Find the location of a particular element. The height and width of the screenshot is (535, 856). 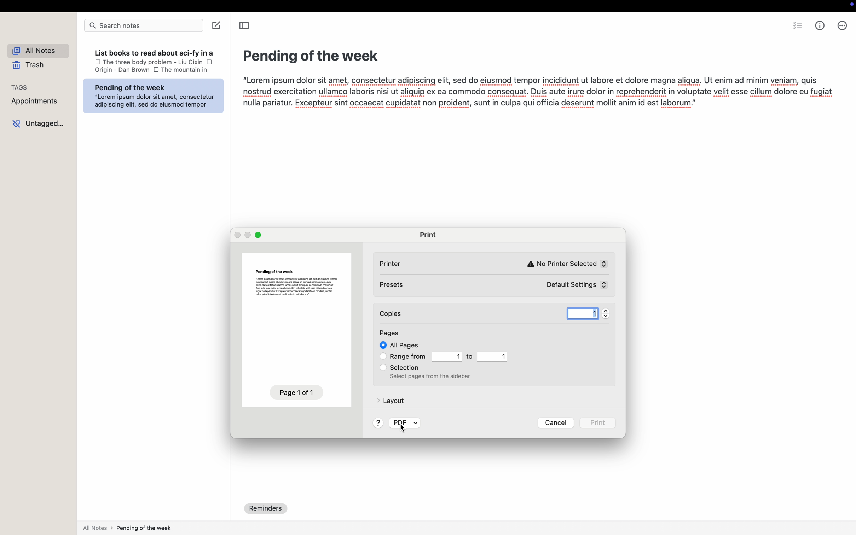

maximize popup is located at coordinates (260, 235).